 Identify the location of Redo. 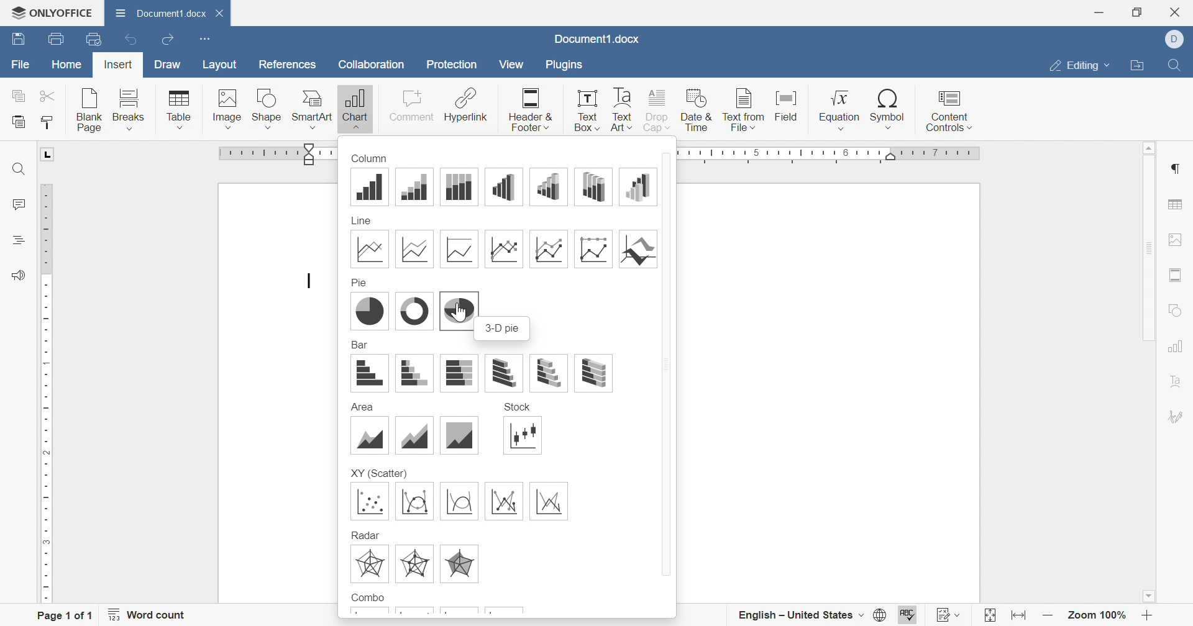
(168, 41).